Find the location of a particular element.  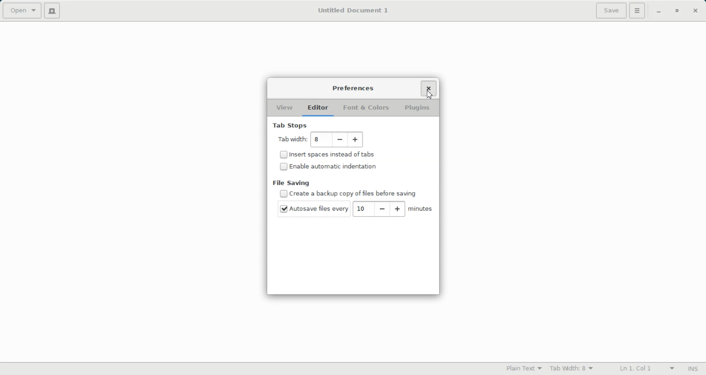

File Saving is located at coordinates (292, 182).